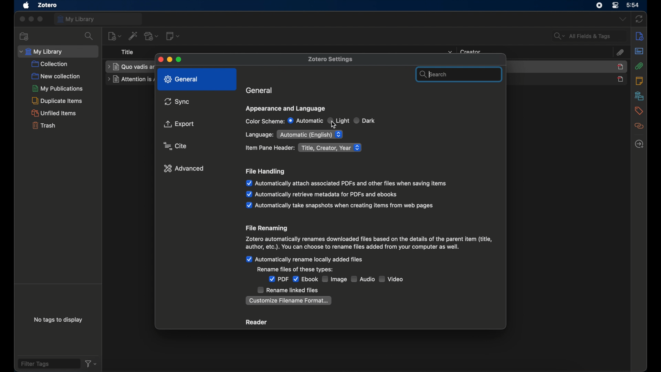 Image resolution: width=661 pixels, height=372 pixels. What do you see at coordinates (639, 51) in the screenshot?
I see `abstract` at bounding box center [639, 51].